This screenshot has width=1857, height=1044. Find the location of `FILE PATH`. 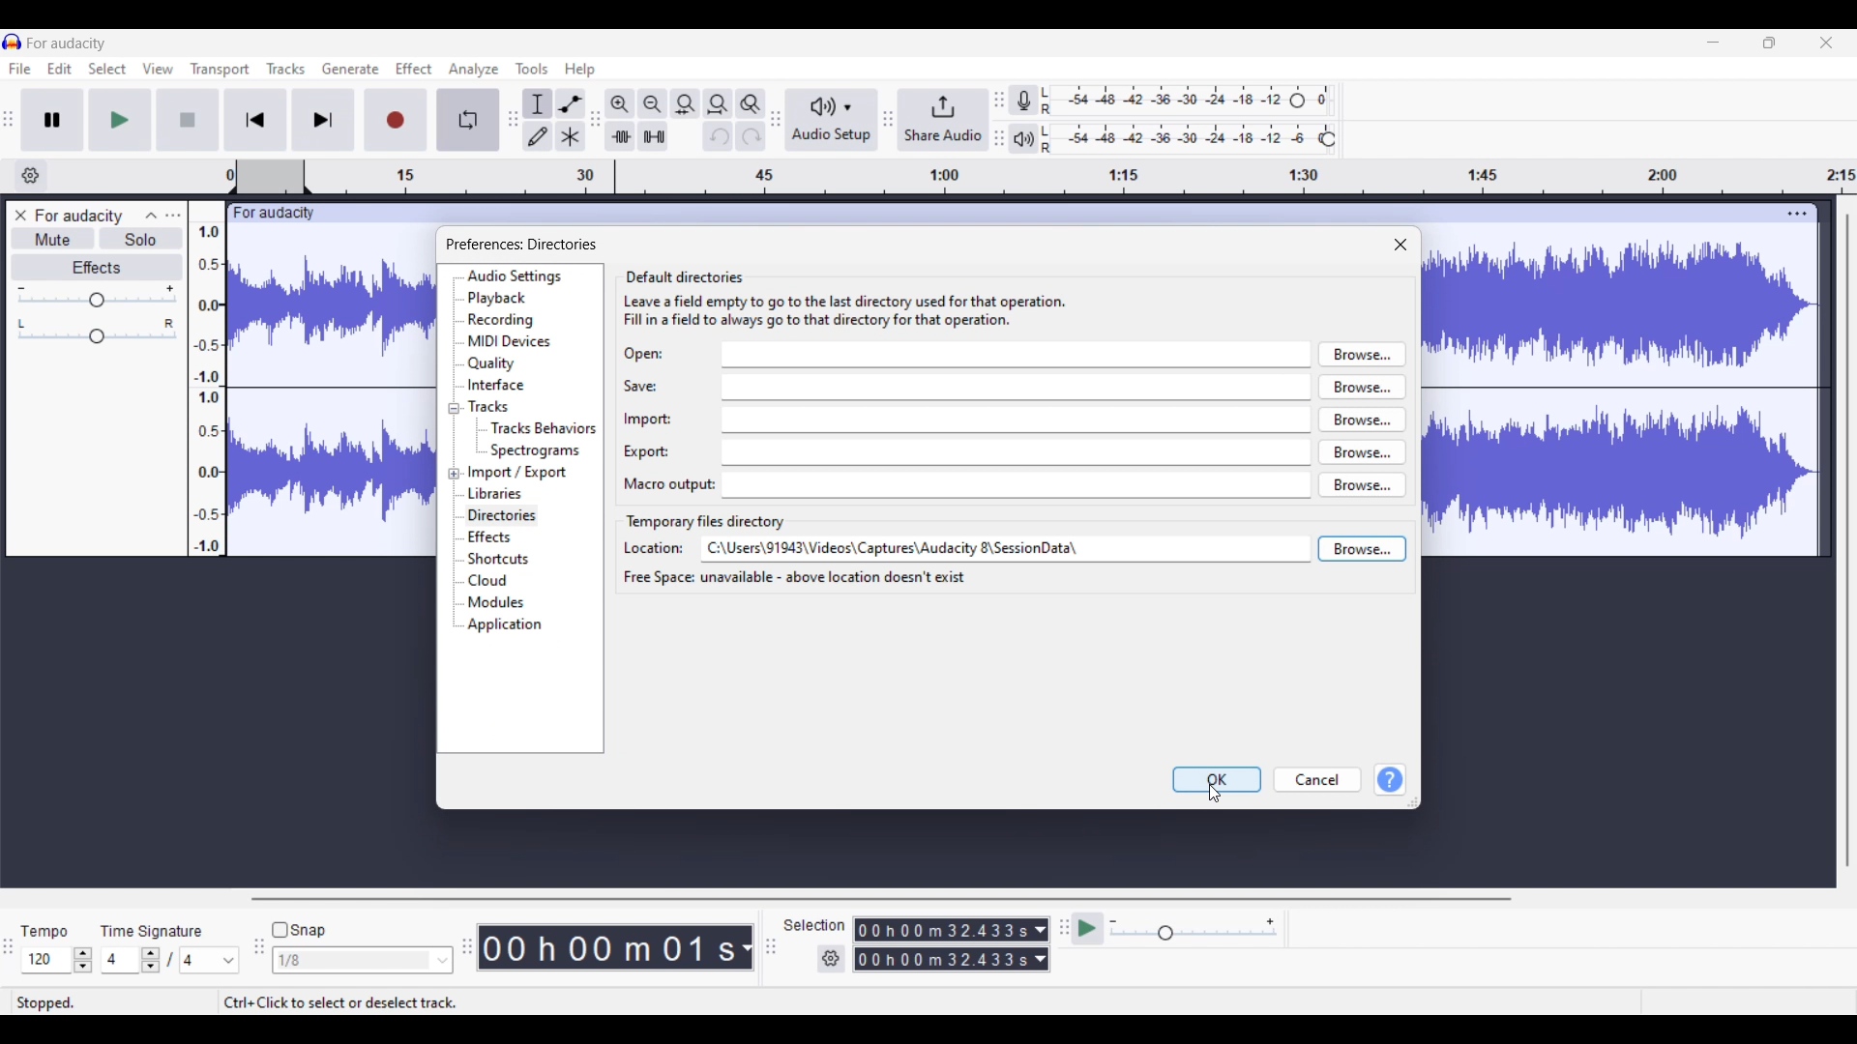

FILE PATH is located at coordinates (890, 547).